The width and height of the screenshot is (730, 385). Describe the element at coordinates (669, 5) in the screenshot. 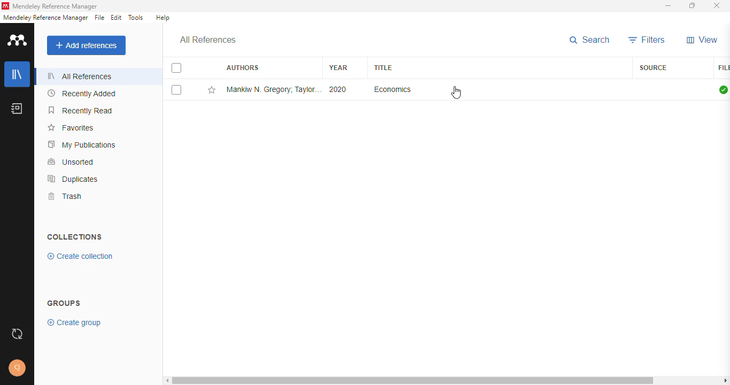

I see `minimize` at that location.